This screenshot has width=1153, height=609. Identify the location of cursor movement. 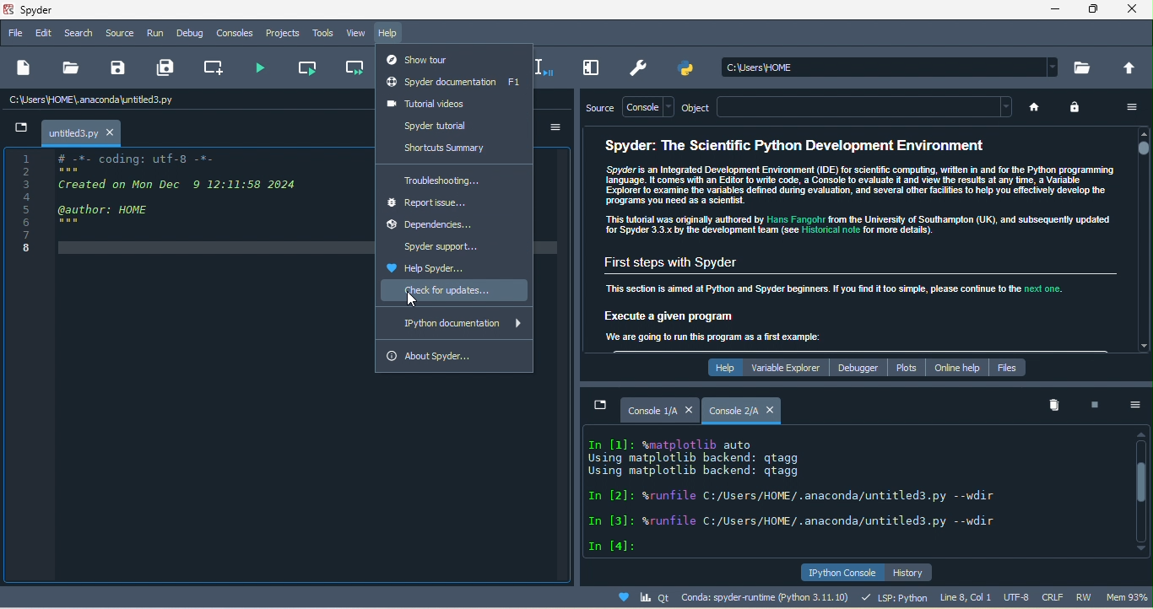
(418, 300).